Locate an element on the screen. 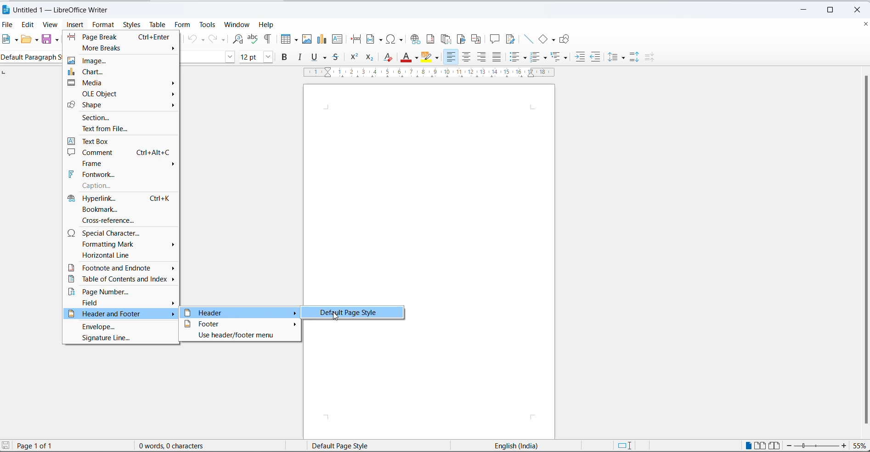 The image size is (870, 452). Default paragraph style is located at coordinates (31, 57).